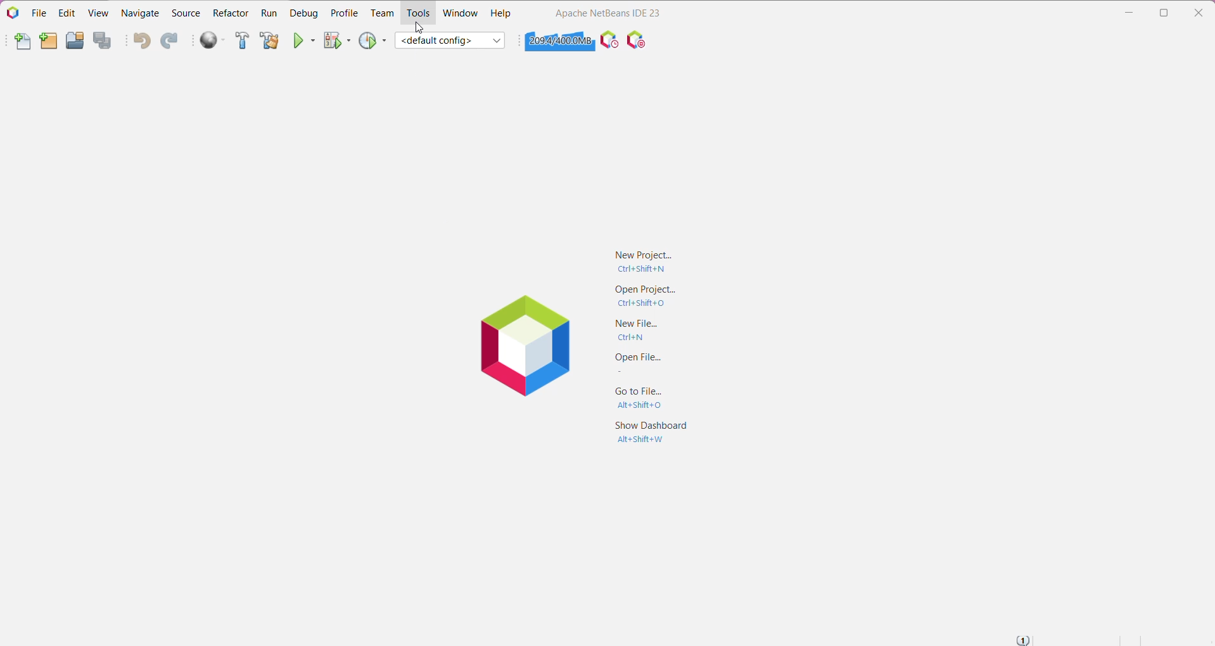  What do you see at coordinates (652, 434) in the screenshot?
I see `Show Dashboard` at bounding box center [652, 434].